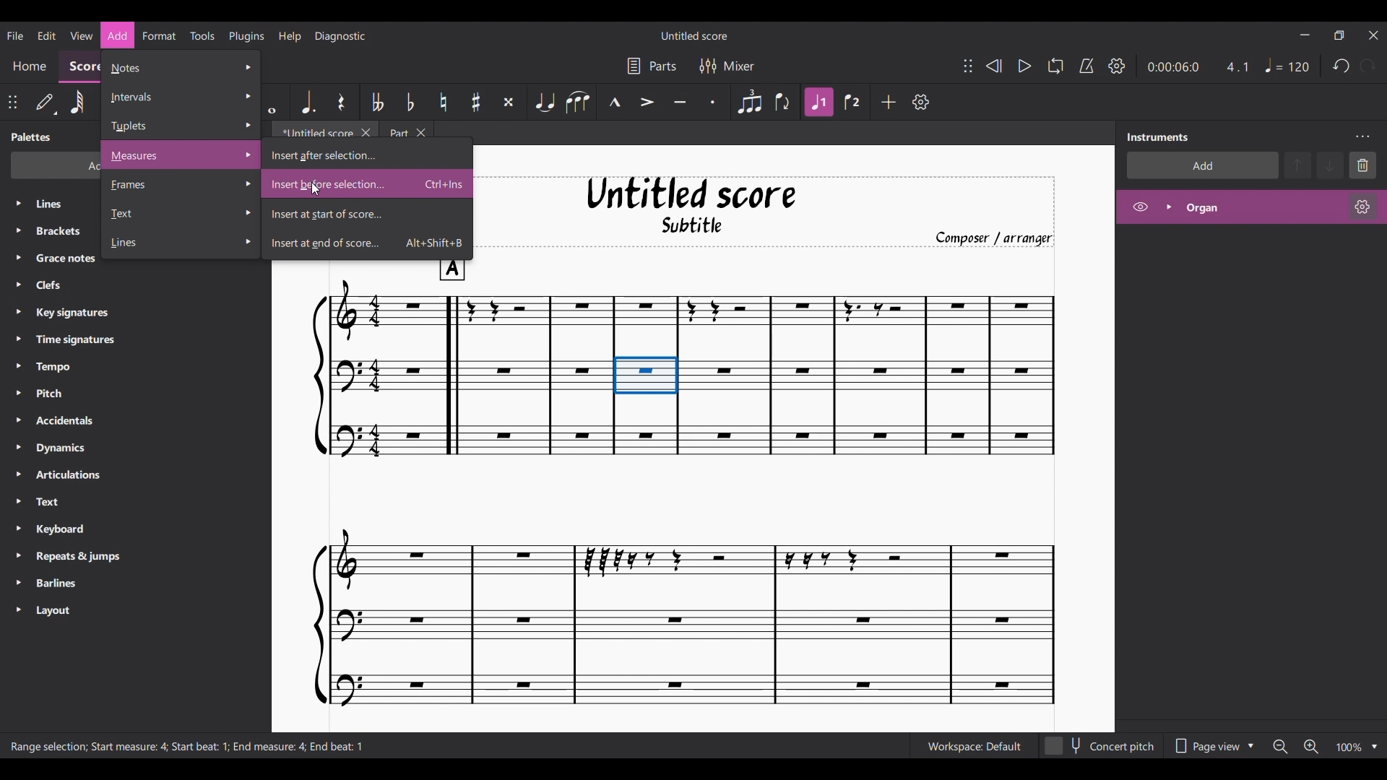 The image size is (1387, 780). Describe the element at coordinates (246, 35) in the screenshot. I see `Plugins menu` at that location.